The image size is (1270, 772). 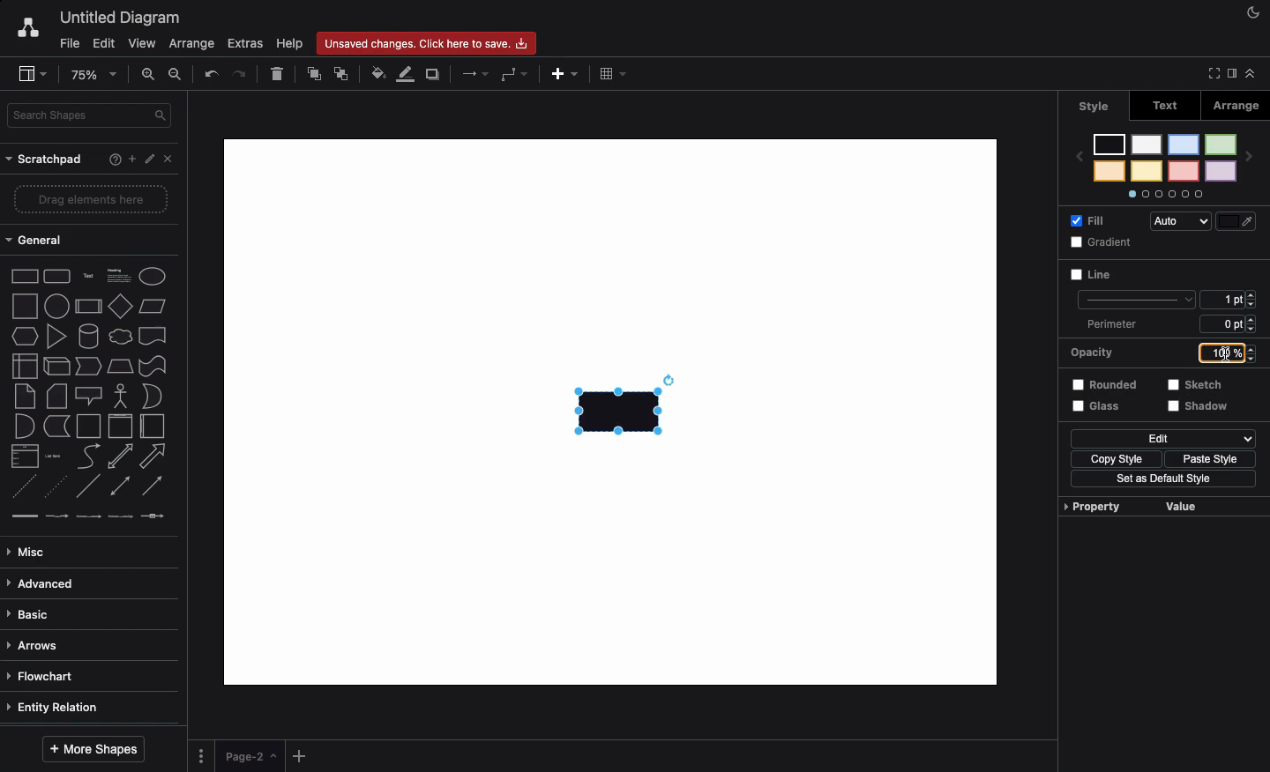 I want to click on arrow, so click(x=153, y=458).